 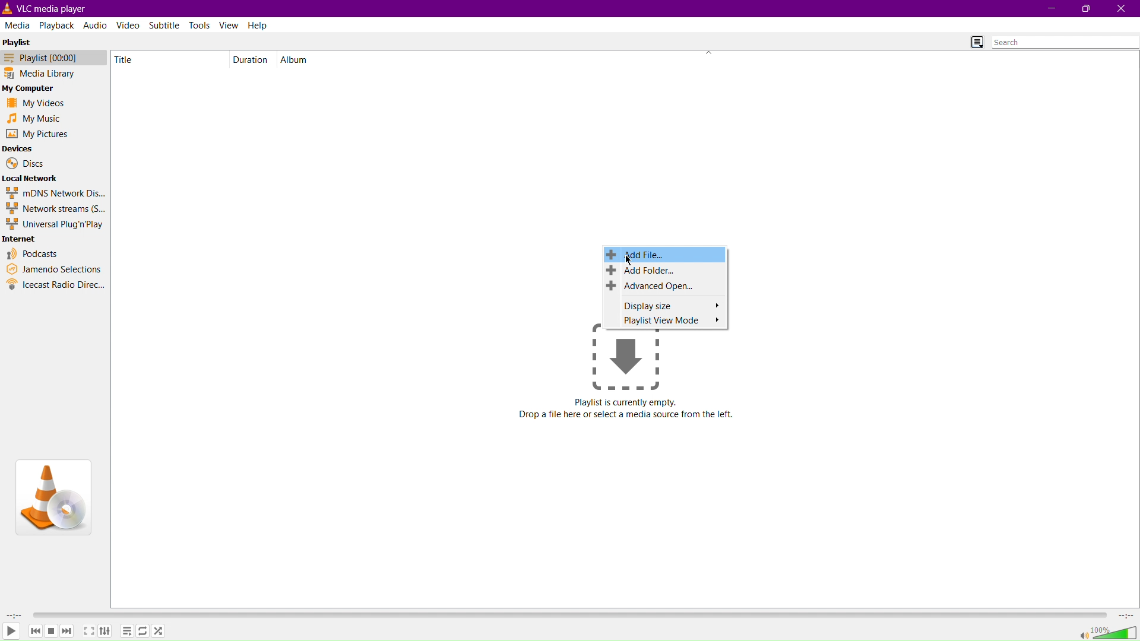 What do you see at coordinates (632, 262) in the screenshot?
I see `cursor` at bounding box center [632, 262].